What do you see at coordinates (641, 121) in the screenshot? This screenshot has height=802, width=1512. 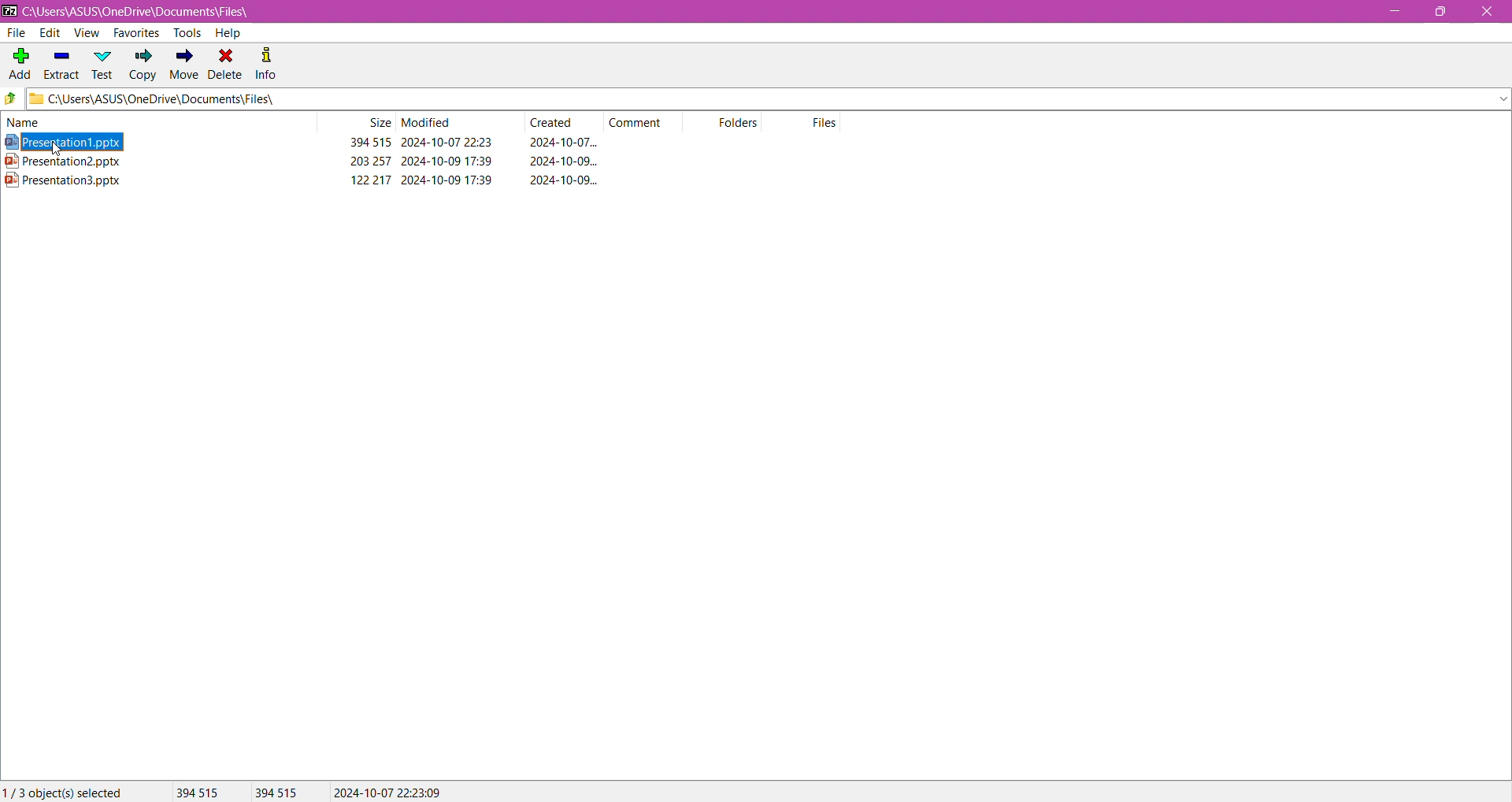 I see `Comment` at bounding box center [641, 121].